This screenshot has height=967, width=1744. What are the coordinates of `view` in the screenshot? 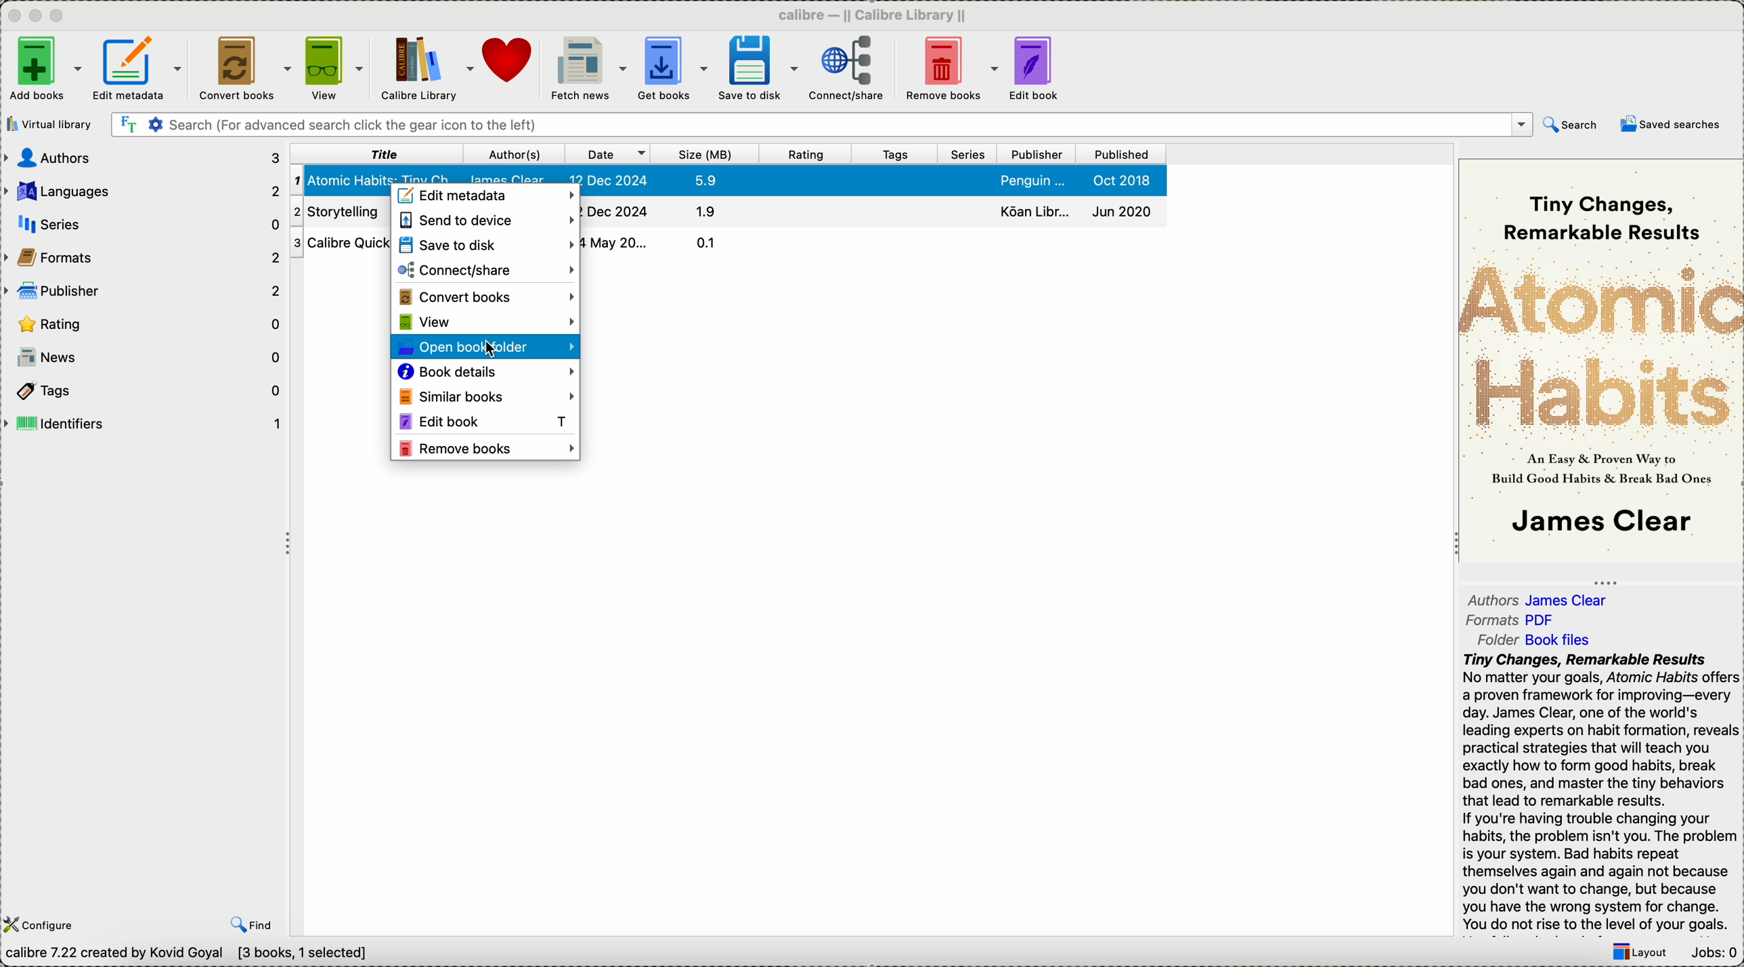 It's located at (485, 322).